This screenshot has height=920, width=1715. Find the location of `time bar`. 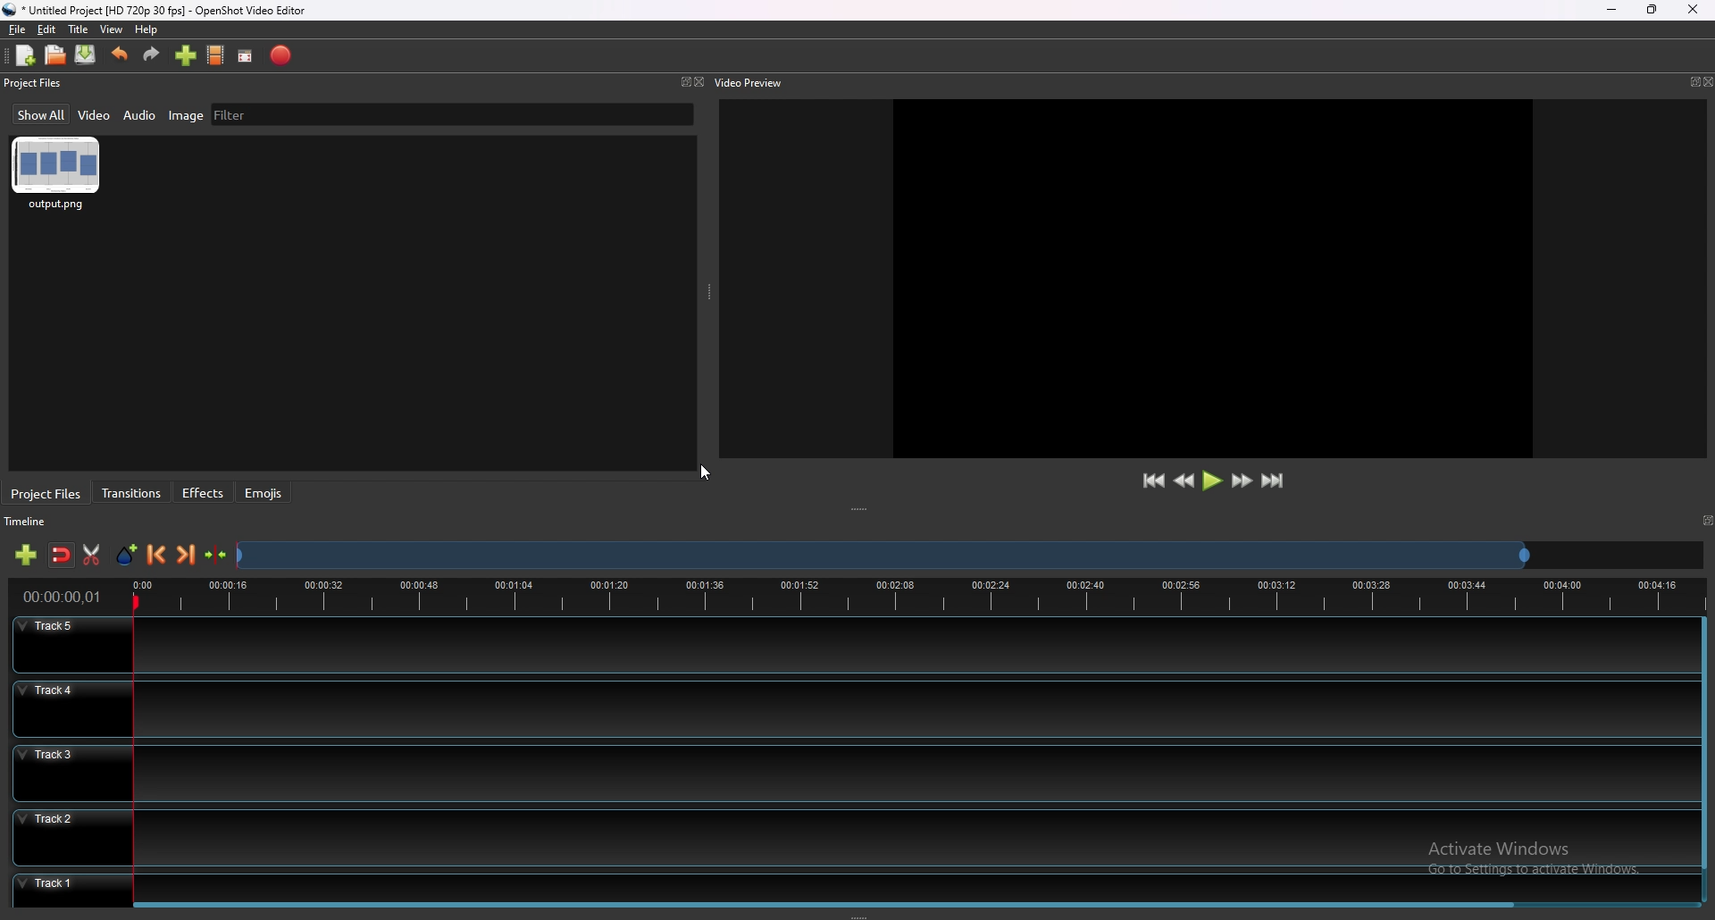

time bar is located at coordinates (914, 594).